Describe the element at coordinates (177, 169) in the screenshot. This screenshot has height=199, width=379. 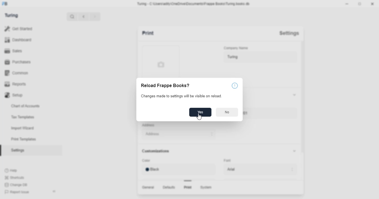
I see `Black` at that location.